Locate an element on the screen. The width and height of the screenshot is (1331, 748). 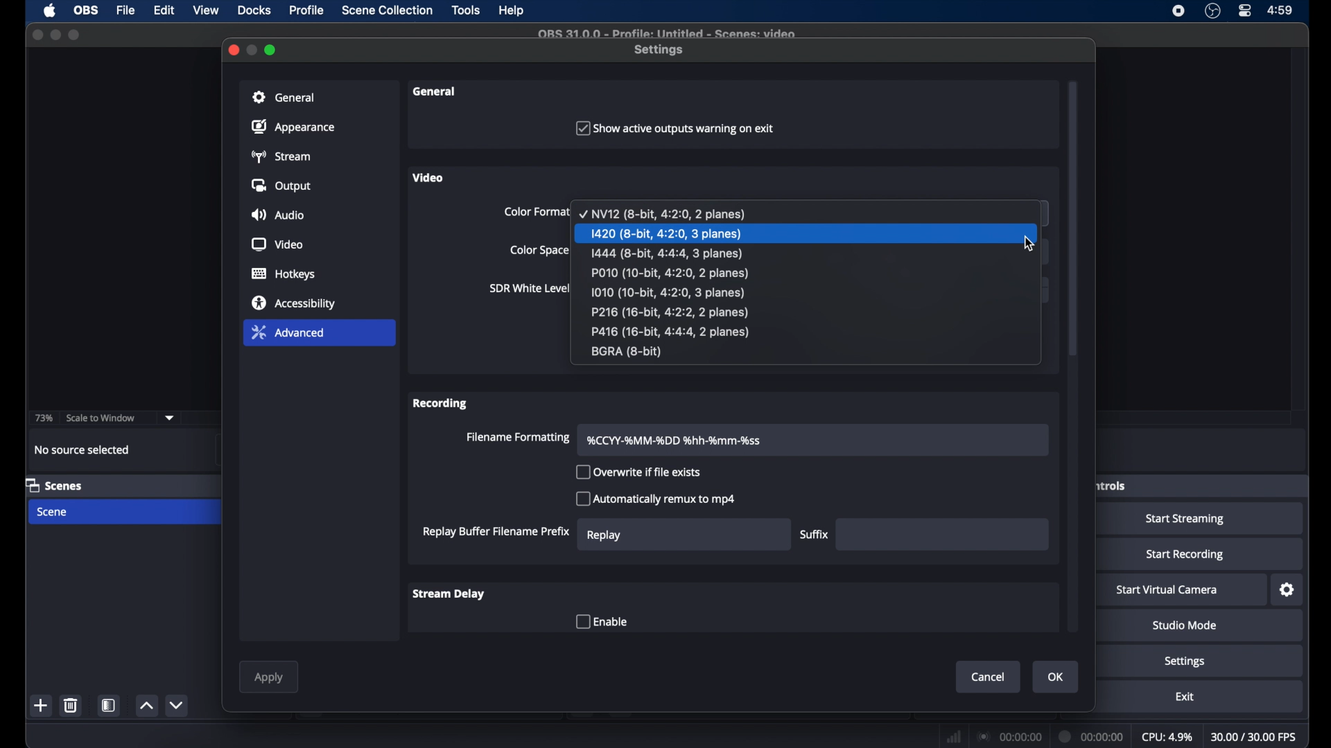
replay buffer filename prefix is located at coordinates (494, 532).